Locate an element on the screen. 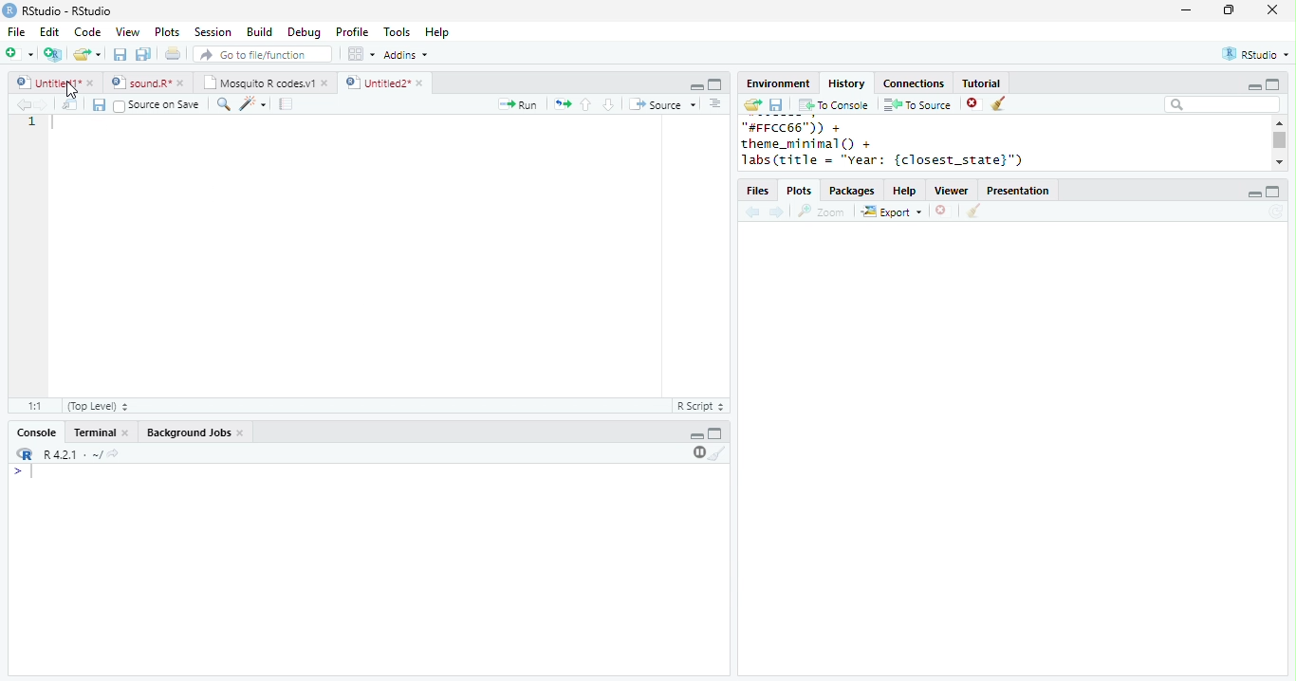 The width and height of the screenshot is (1296, 681). search bar is located at coordinates (1222, 103).